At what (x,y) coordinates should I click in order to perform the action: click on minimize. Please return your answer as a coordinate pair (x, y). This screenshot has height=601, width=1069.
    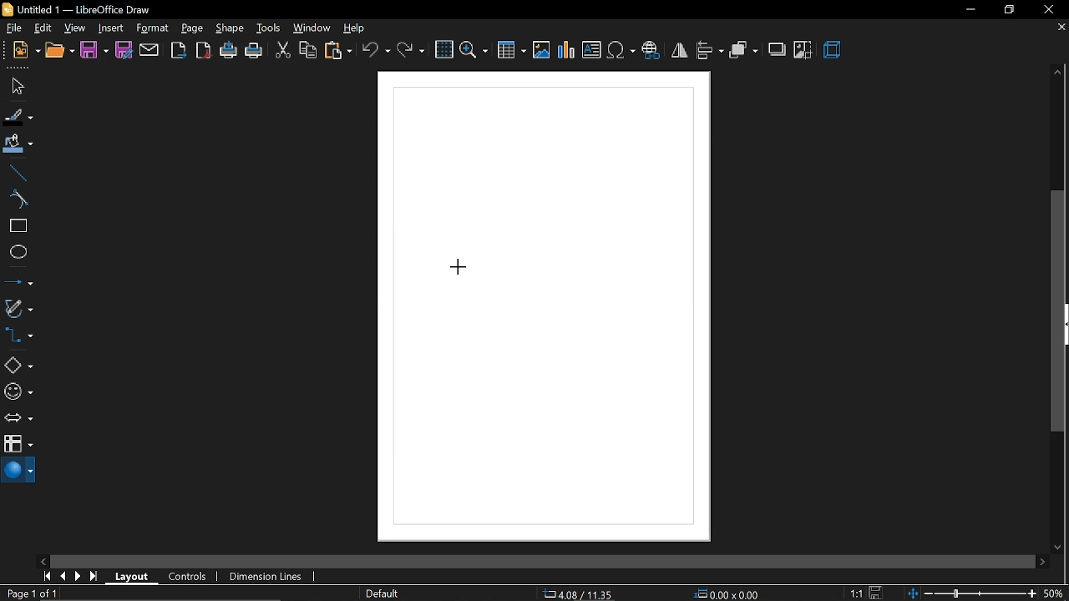
    Looking at the image, I should click on (968, 10).